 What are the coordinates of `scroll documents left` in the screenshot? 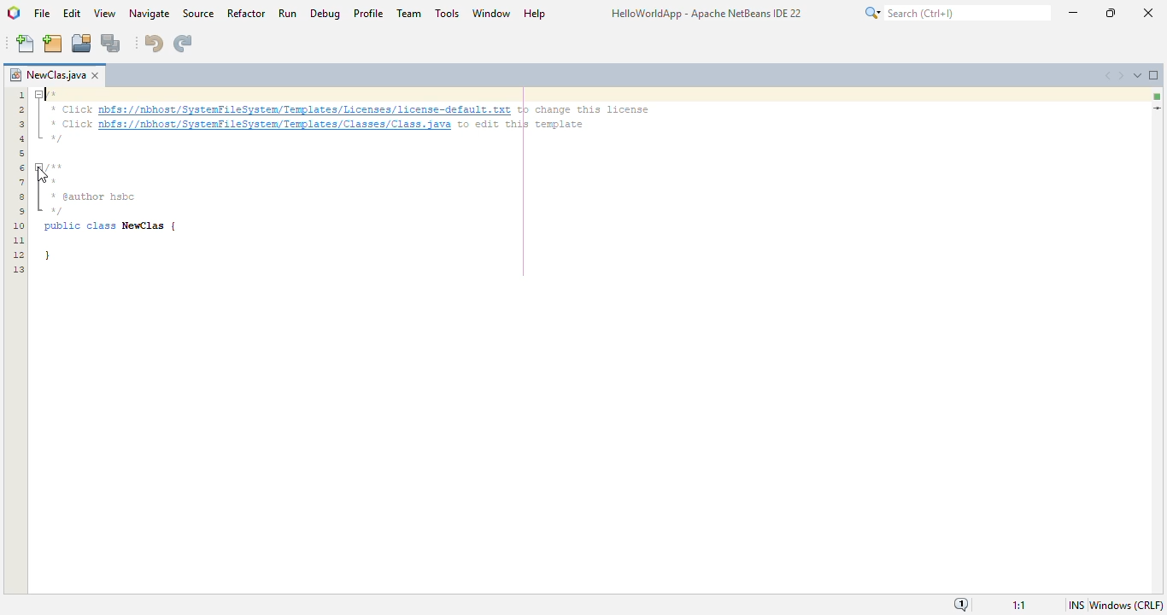 It's located at (1109, 75).